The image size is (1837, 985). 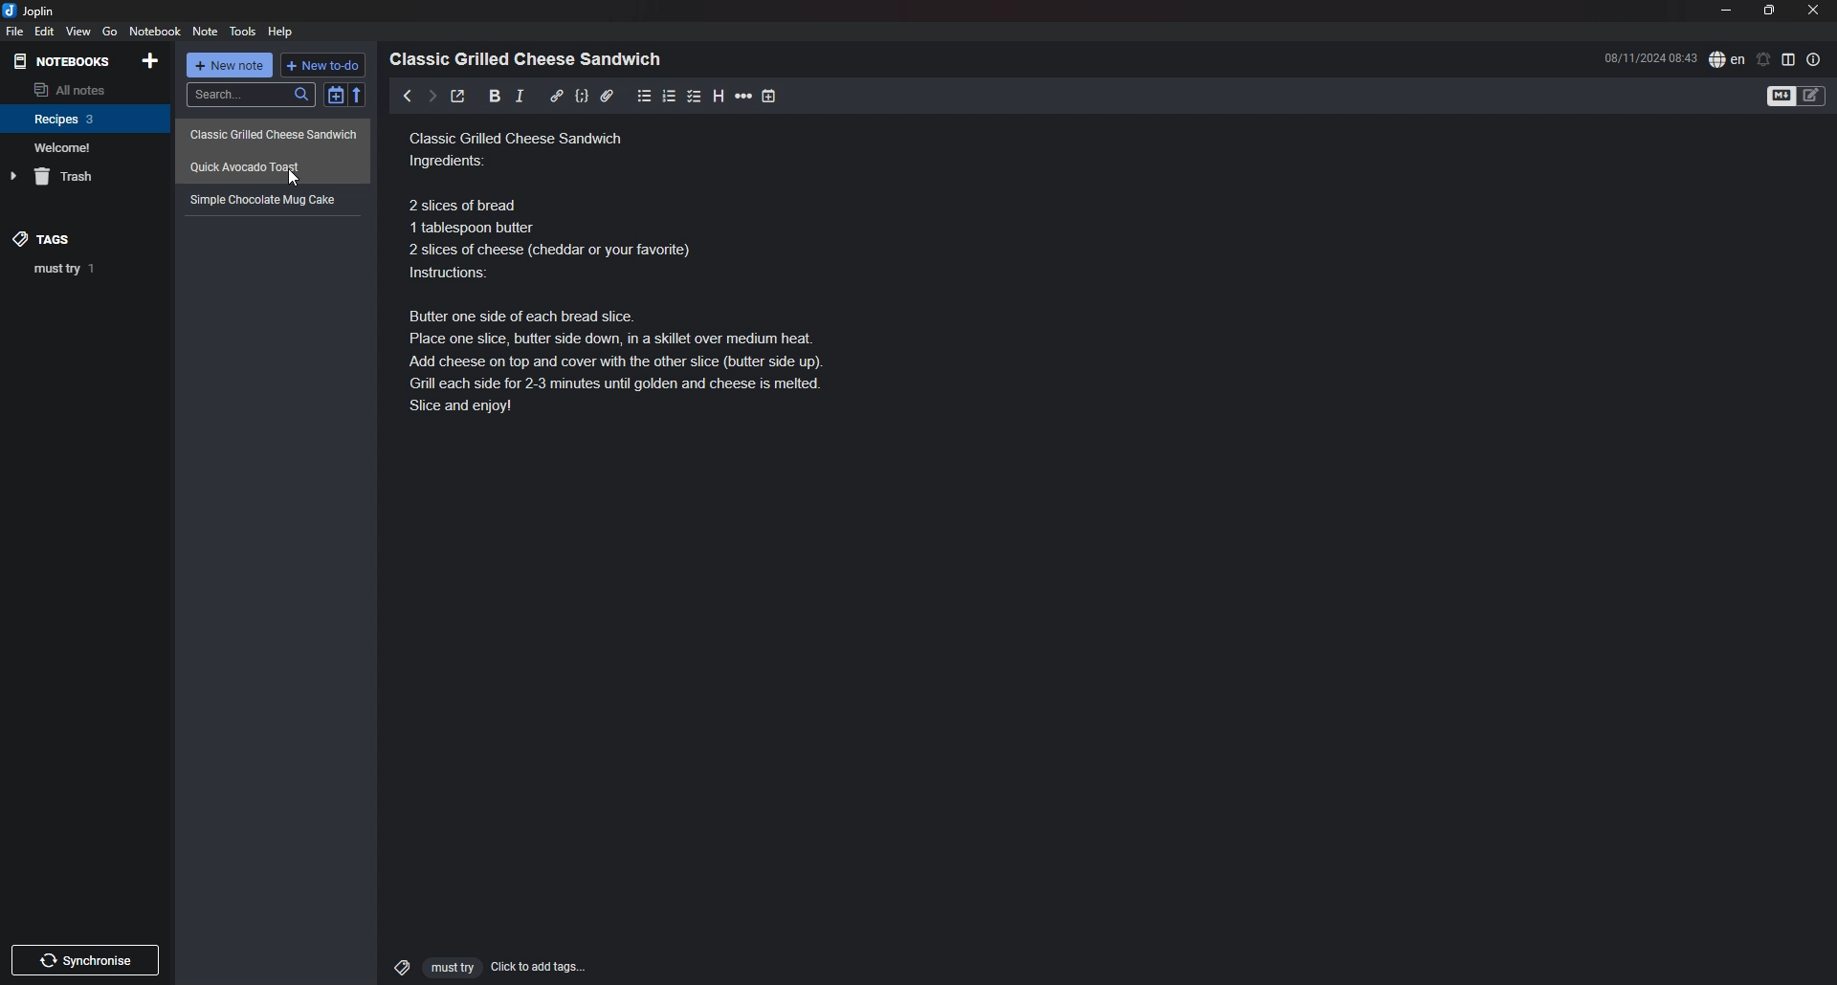 What do you see at coordinates (232, 67) in the screenshot?
I see `new note` at bounding box center [232, 67].